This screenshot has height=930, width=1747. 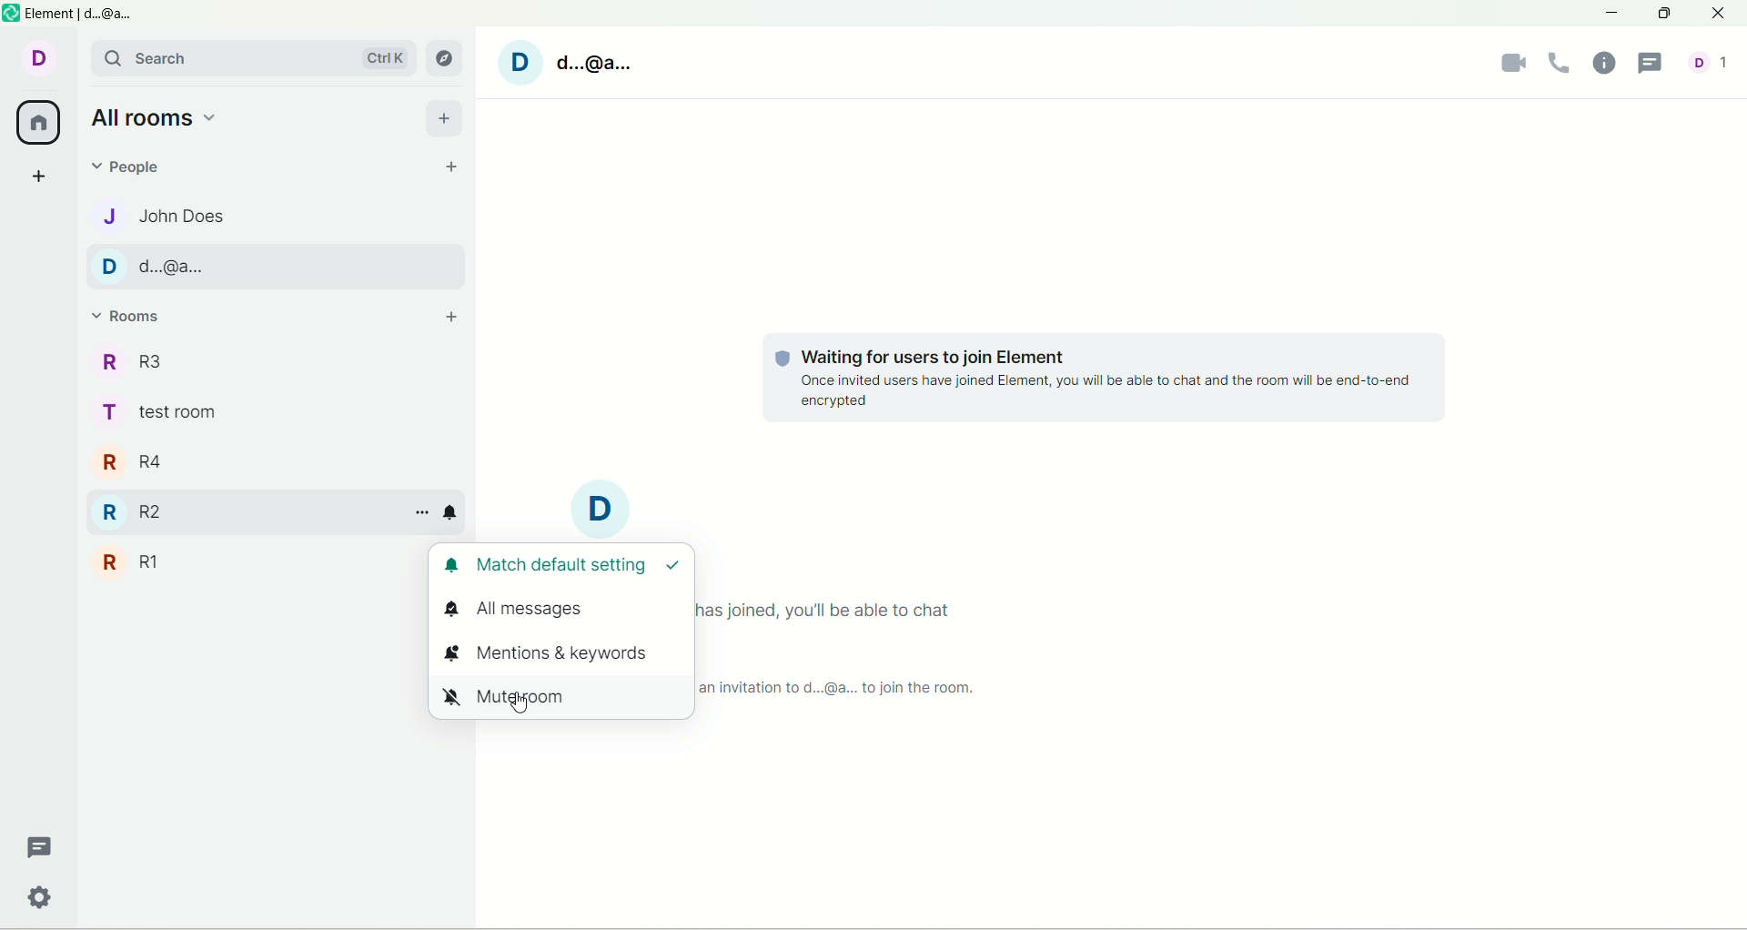 I want to click on people, so click(x=133, y=165).